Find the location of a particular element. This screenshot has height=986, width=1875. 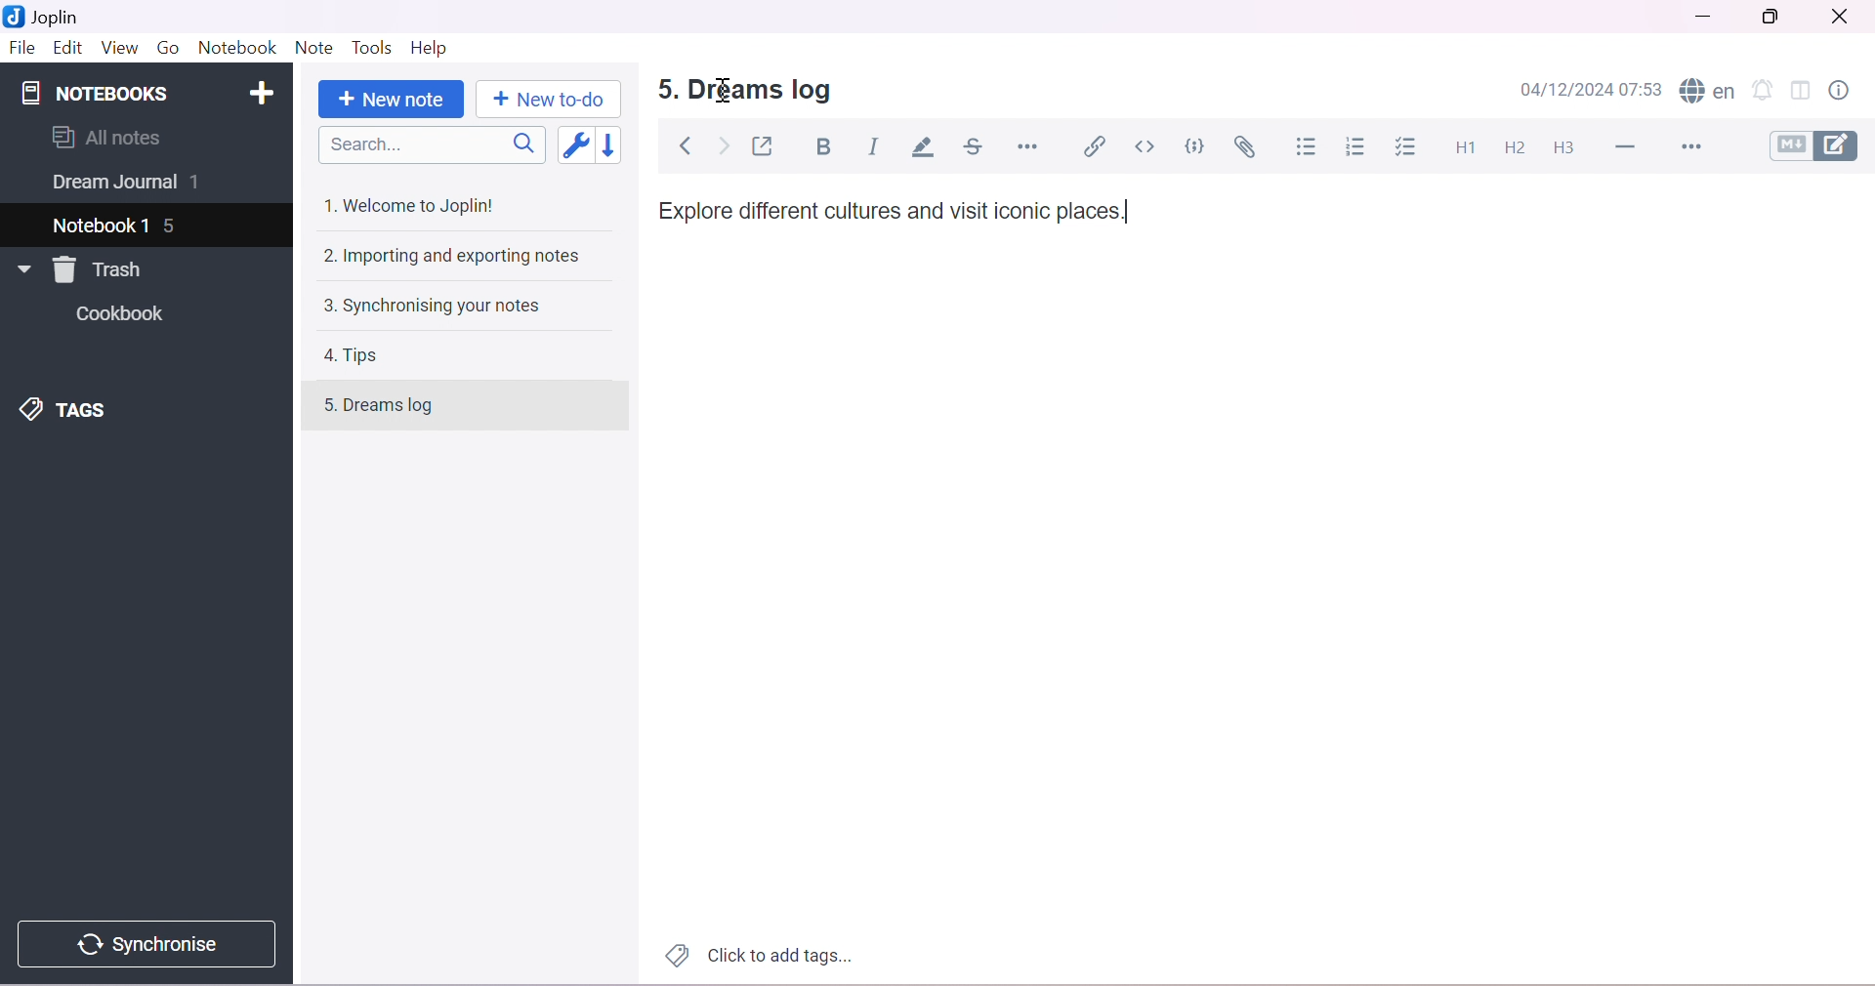

5.  is located at coordinates (319, 410).